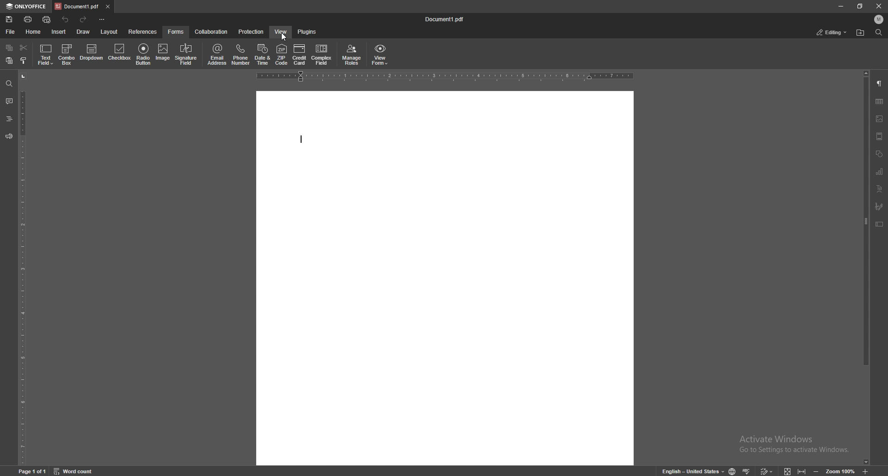 The image size is (888, 476). What do you see at coordinates (9, 118) in the screenshot?
I see `headings` at bounding box center [9, 118].